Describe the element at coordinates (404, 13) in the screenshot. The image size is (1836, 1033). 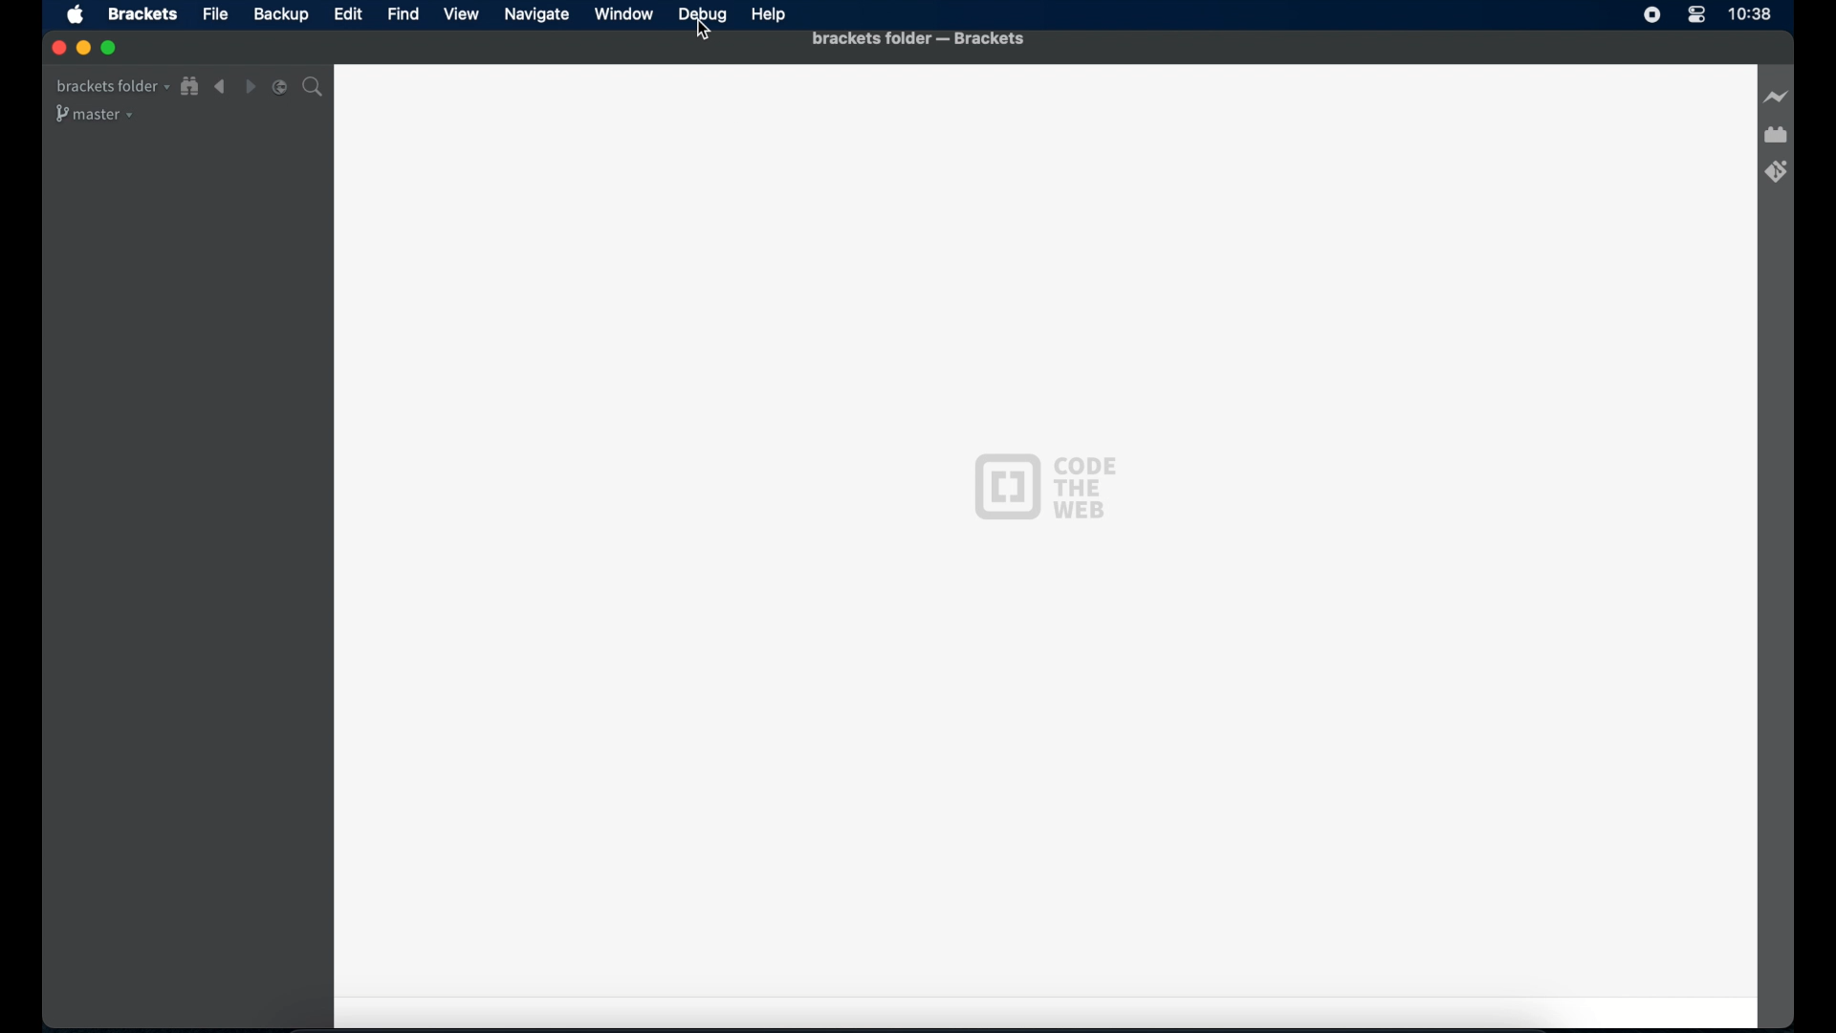
I see `find` at that location.